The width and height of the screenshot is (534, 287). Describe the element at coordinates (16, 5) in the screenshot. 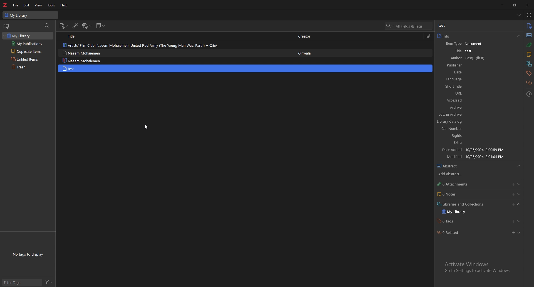

I see `file` at that location.